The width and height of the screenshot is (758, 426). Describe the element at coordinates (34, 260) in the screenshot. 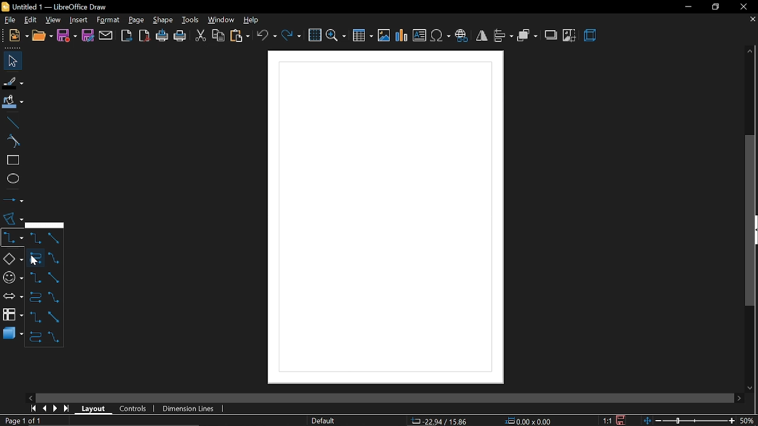

I see `Cursor` at that location.